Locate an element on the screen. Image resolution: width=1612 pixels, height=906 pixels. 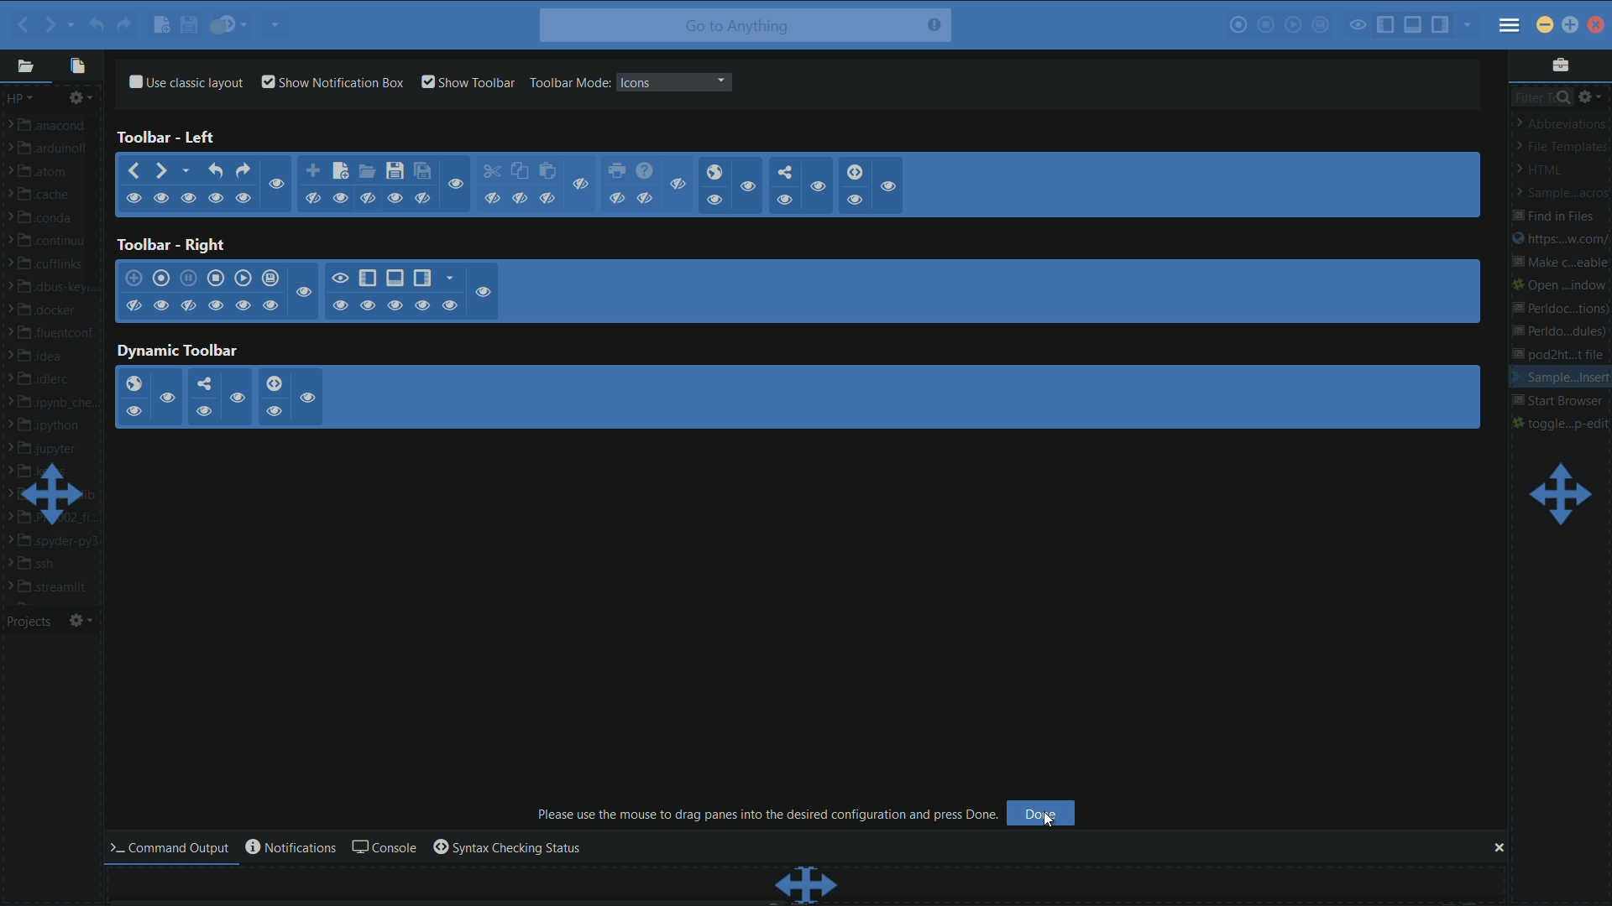
show/hide right pane is located at coordinates (1441, 25).